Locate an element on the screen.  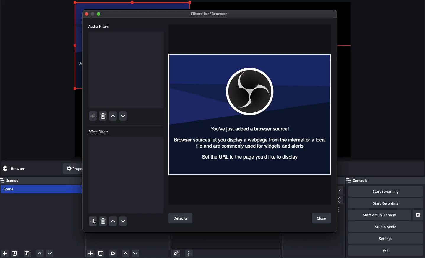
more is located at coordinates (339, 190).